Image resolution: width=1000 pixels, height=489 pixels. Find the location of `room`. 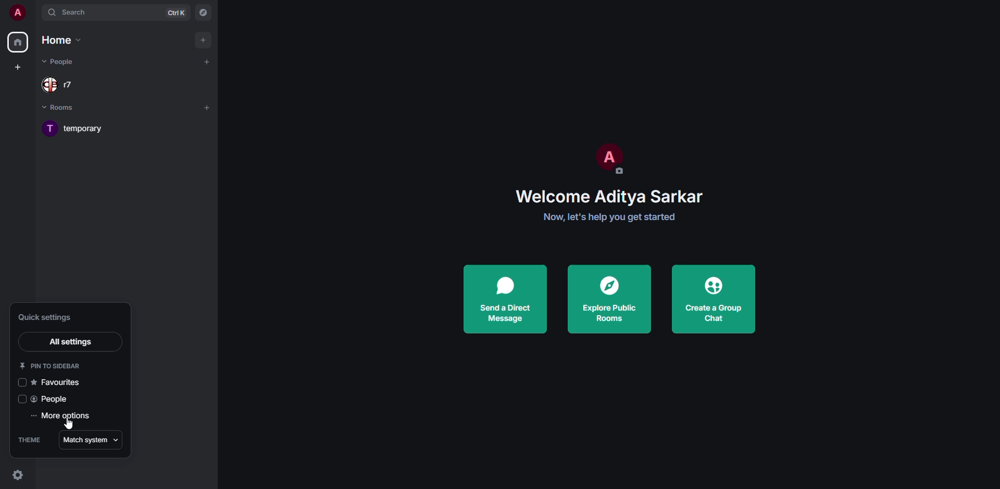

room is located at coordinates (85, 131).